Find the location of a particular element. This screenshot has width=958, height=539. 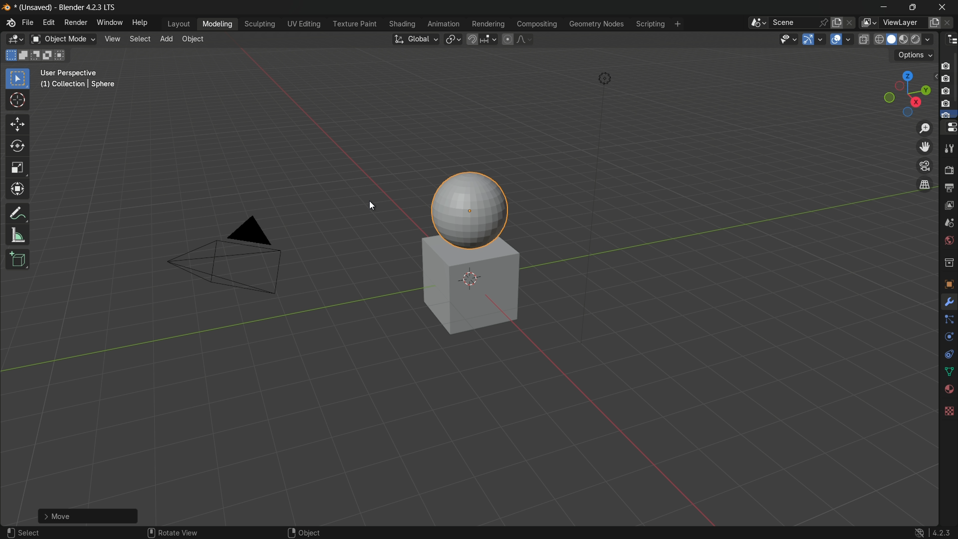

camera is located at coordinates (948, 88).